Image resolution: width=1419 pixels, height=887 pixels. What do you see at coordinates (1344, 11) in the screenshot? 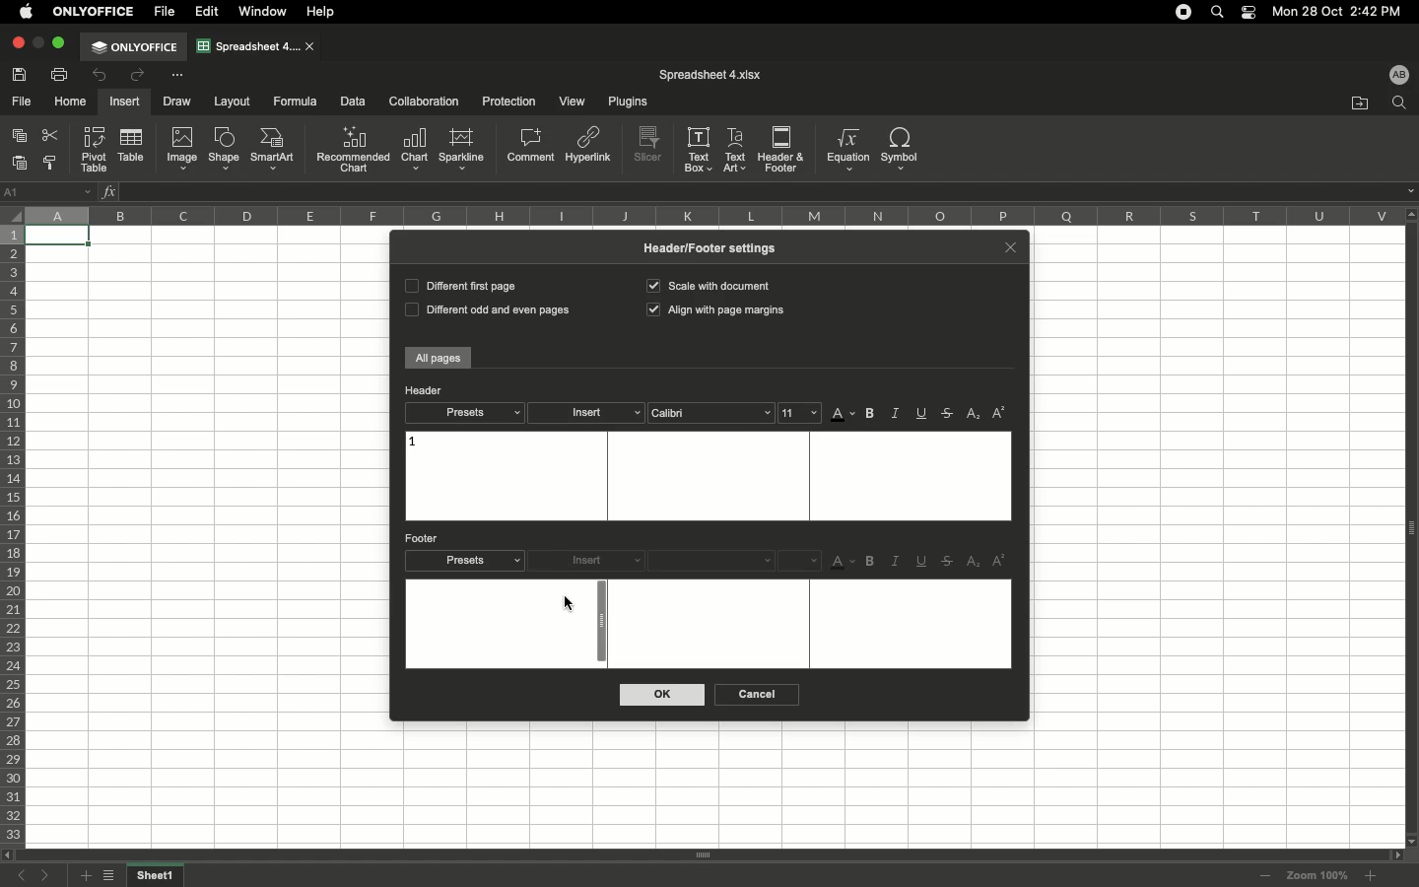
I see `Date/time` at bounding box center [1344, 11].